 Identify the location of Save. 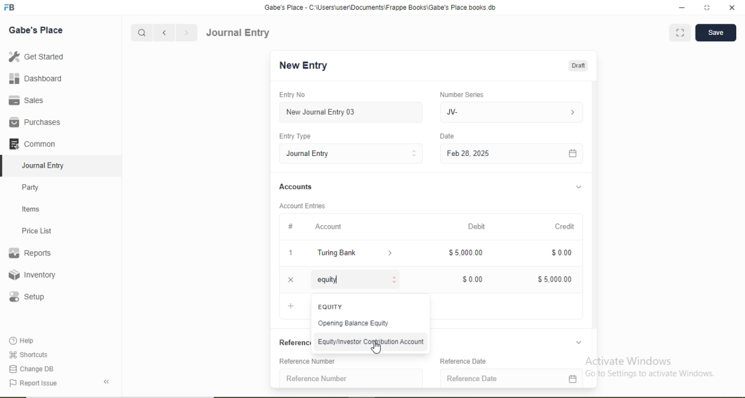
(715, 31).